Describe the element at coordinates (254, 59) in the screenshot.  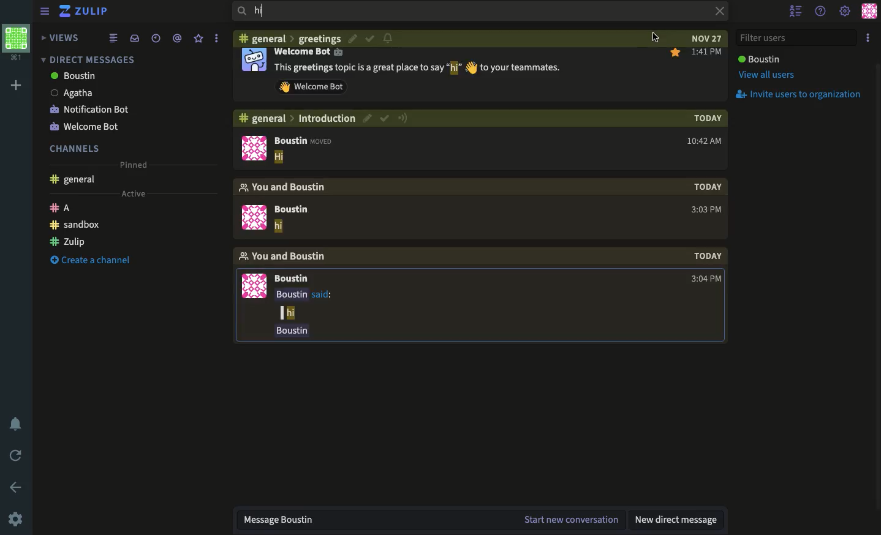
I see `display picture` at that location.